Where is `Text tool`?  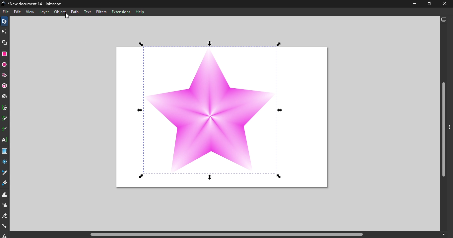 Text tool is located at coordinates (5, 140).